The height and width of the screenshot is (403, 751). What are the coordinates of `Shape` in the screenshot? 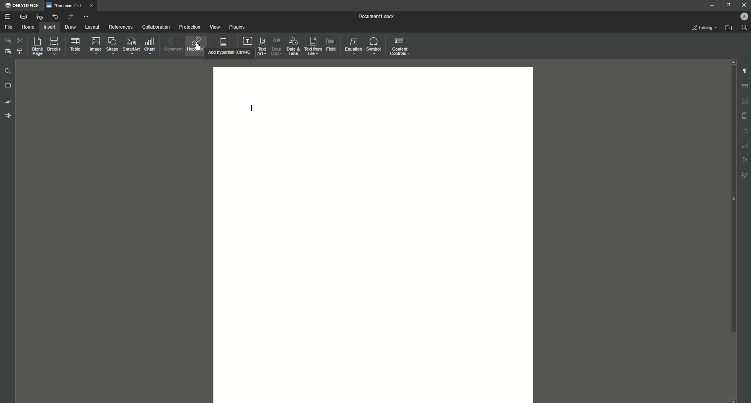 It's located at (112, 45).